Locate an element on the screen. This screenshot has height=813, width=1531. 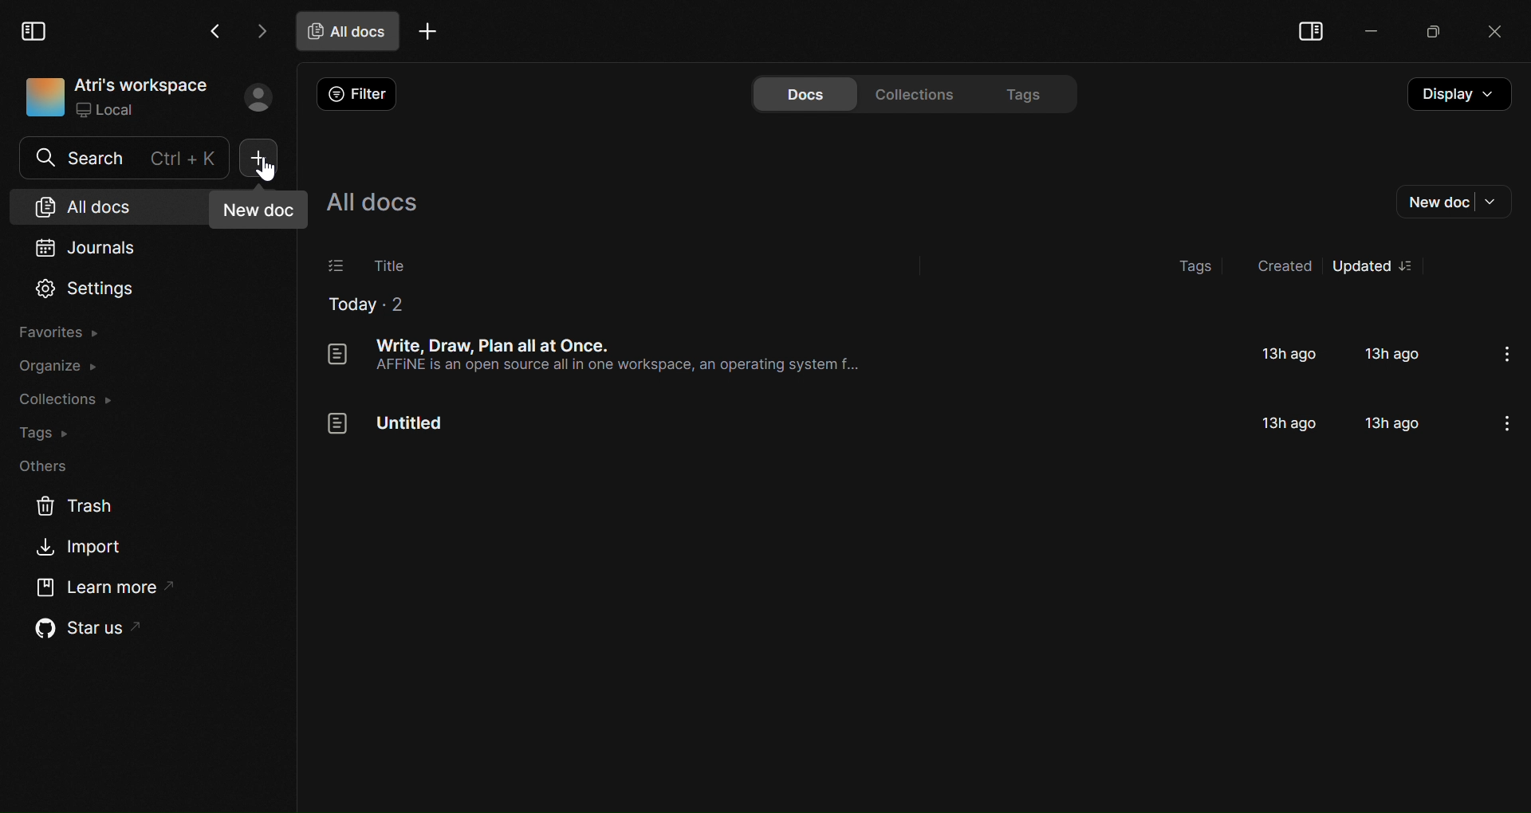
cursor is located at coordinates (269, 170).